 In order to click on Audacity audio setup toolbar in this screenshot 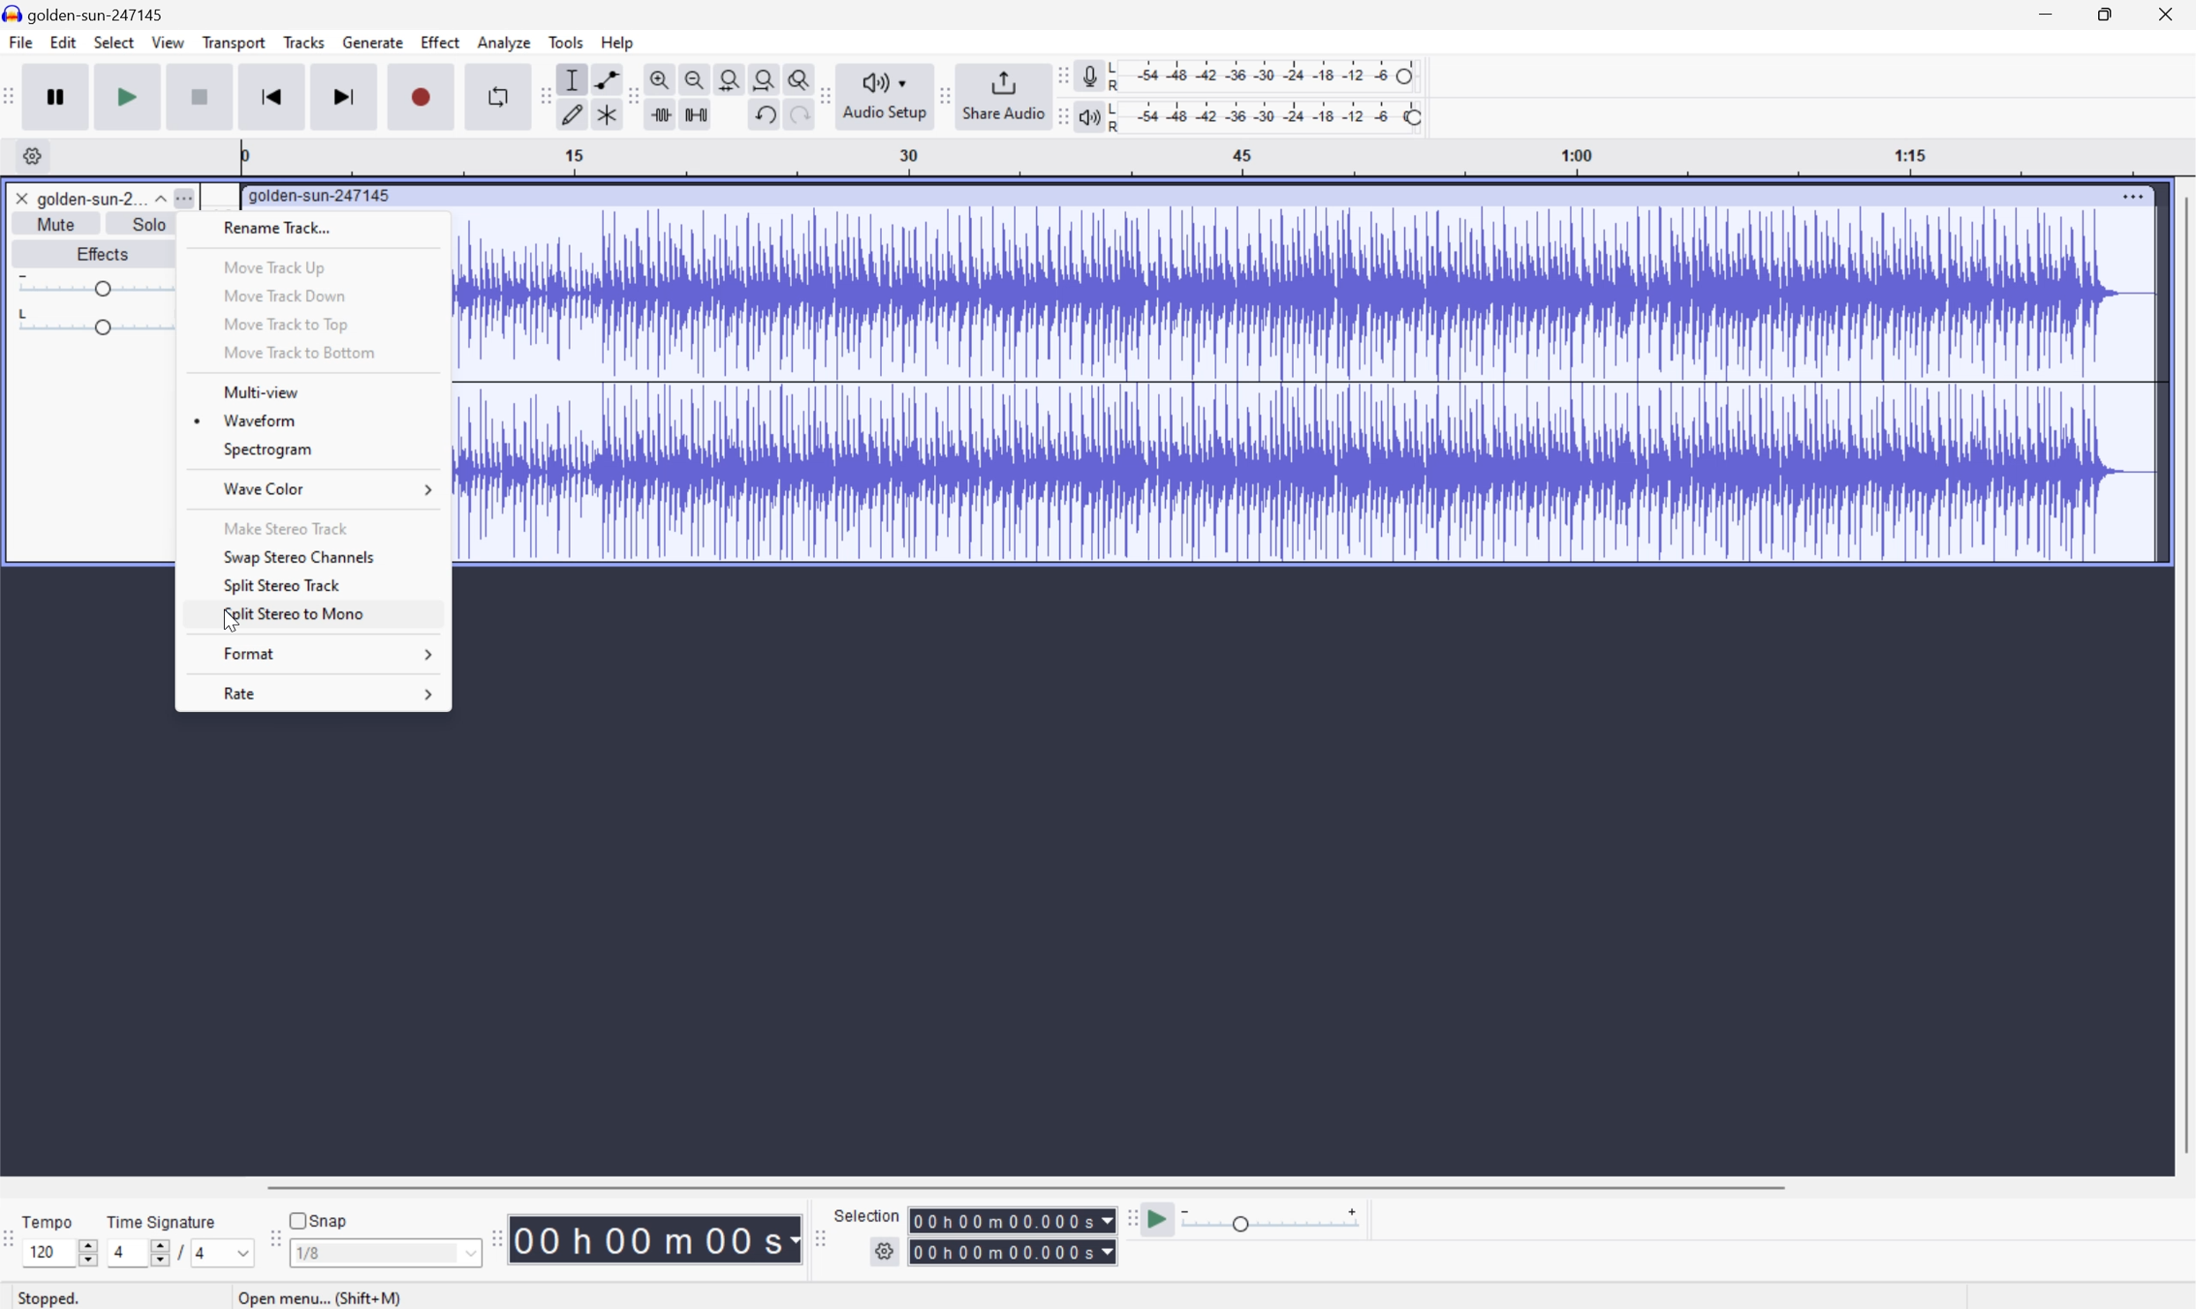, I will do `click(881, 93)`.